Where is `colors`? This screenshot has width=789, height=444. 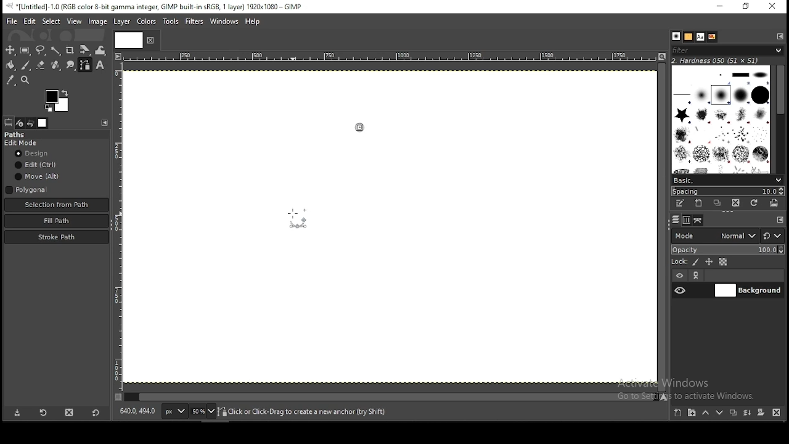 colors is located at coordinates (147, 20).